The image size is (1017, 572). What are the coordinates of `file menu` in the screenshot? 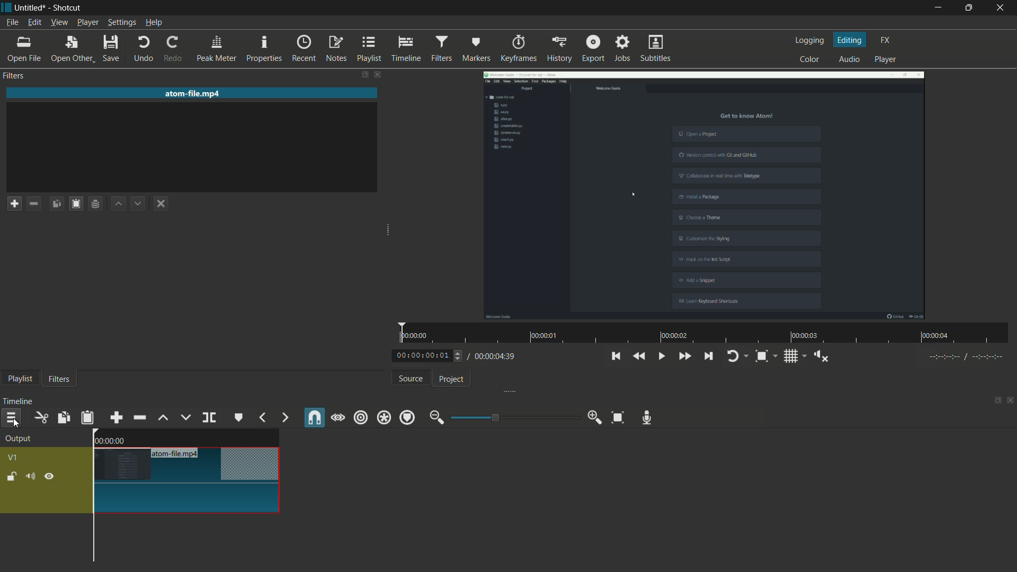 It's located at (13, 22).